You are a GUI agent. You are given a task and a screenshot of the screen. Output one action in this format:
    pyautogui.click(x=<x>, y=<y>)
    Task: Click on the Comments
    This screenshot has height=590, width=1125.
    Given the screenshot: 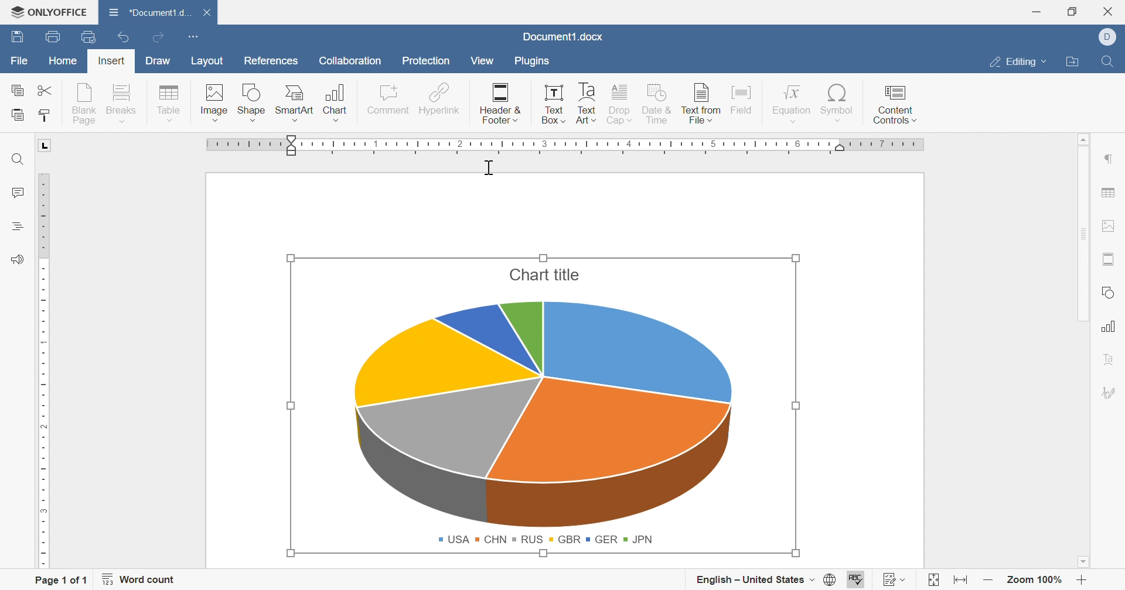 What is the action you would take?
    pyautogui.click(x=17, y=194)
    